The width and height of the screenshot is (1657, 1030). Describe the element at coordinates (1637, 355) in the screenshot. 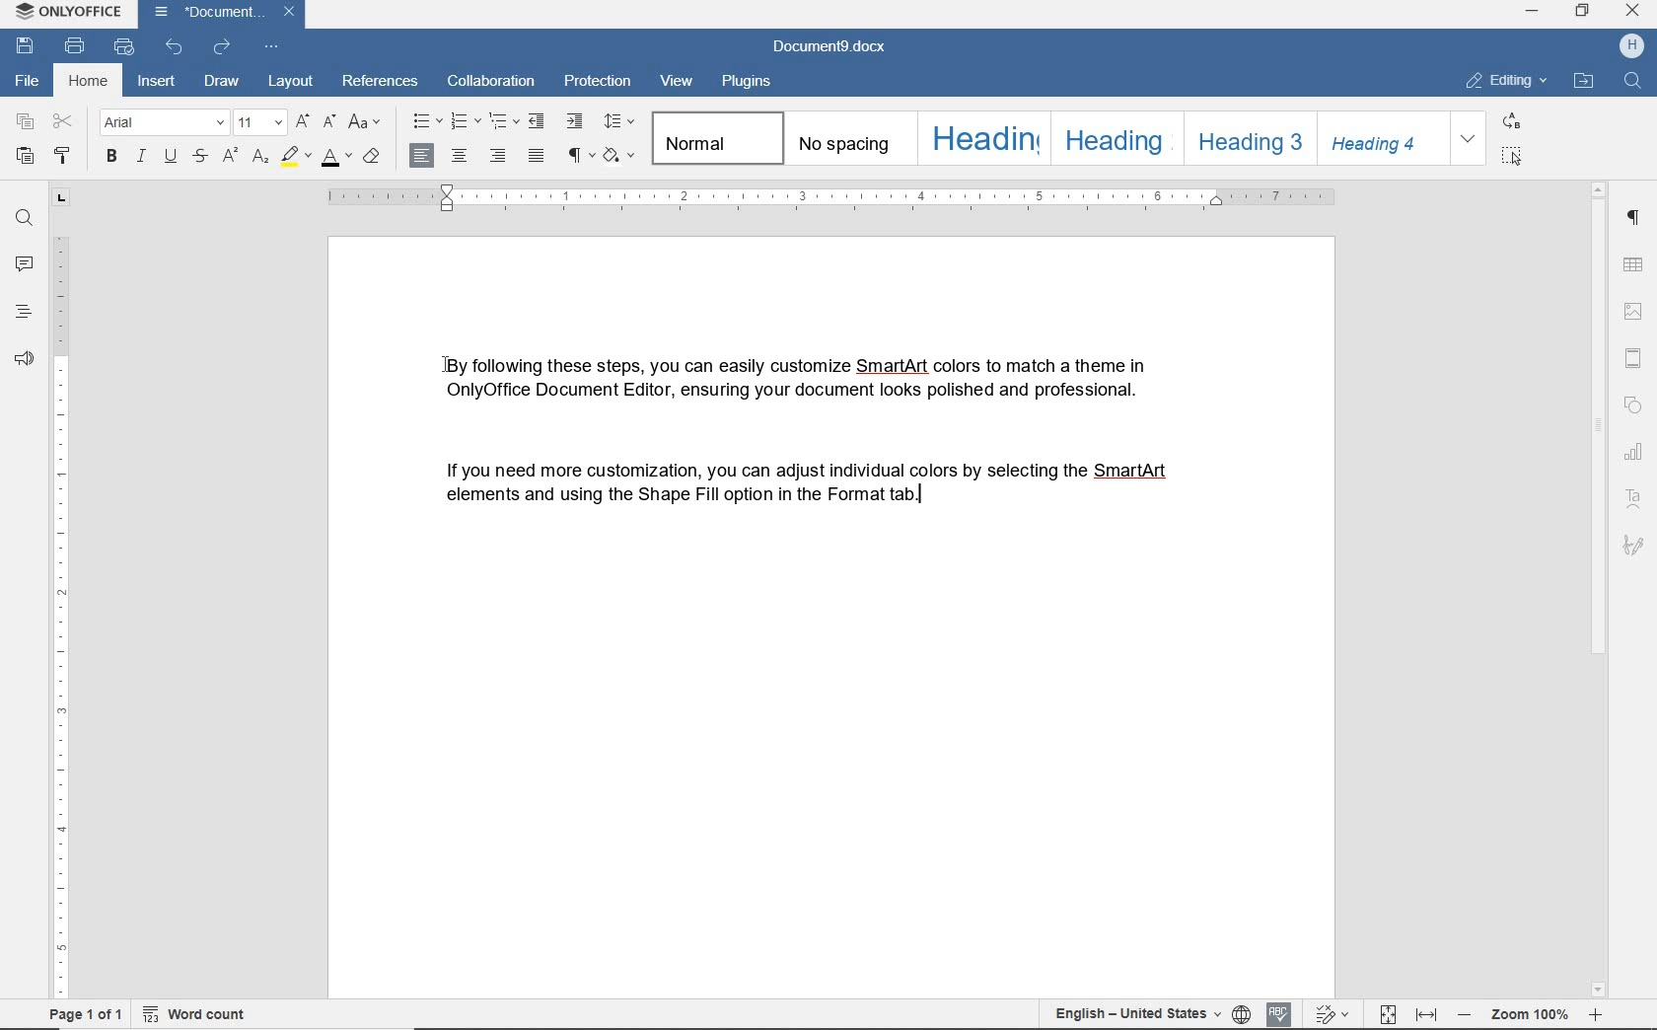

I see `header & footer` at that location.